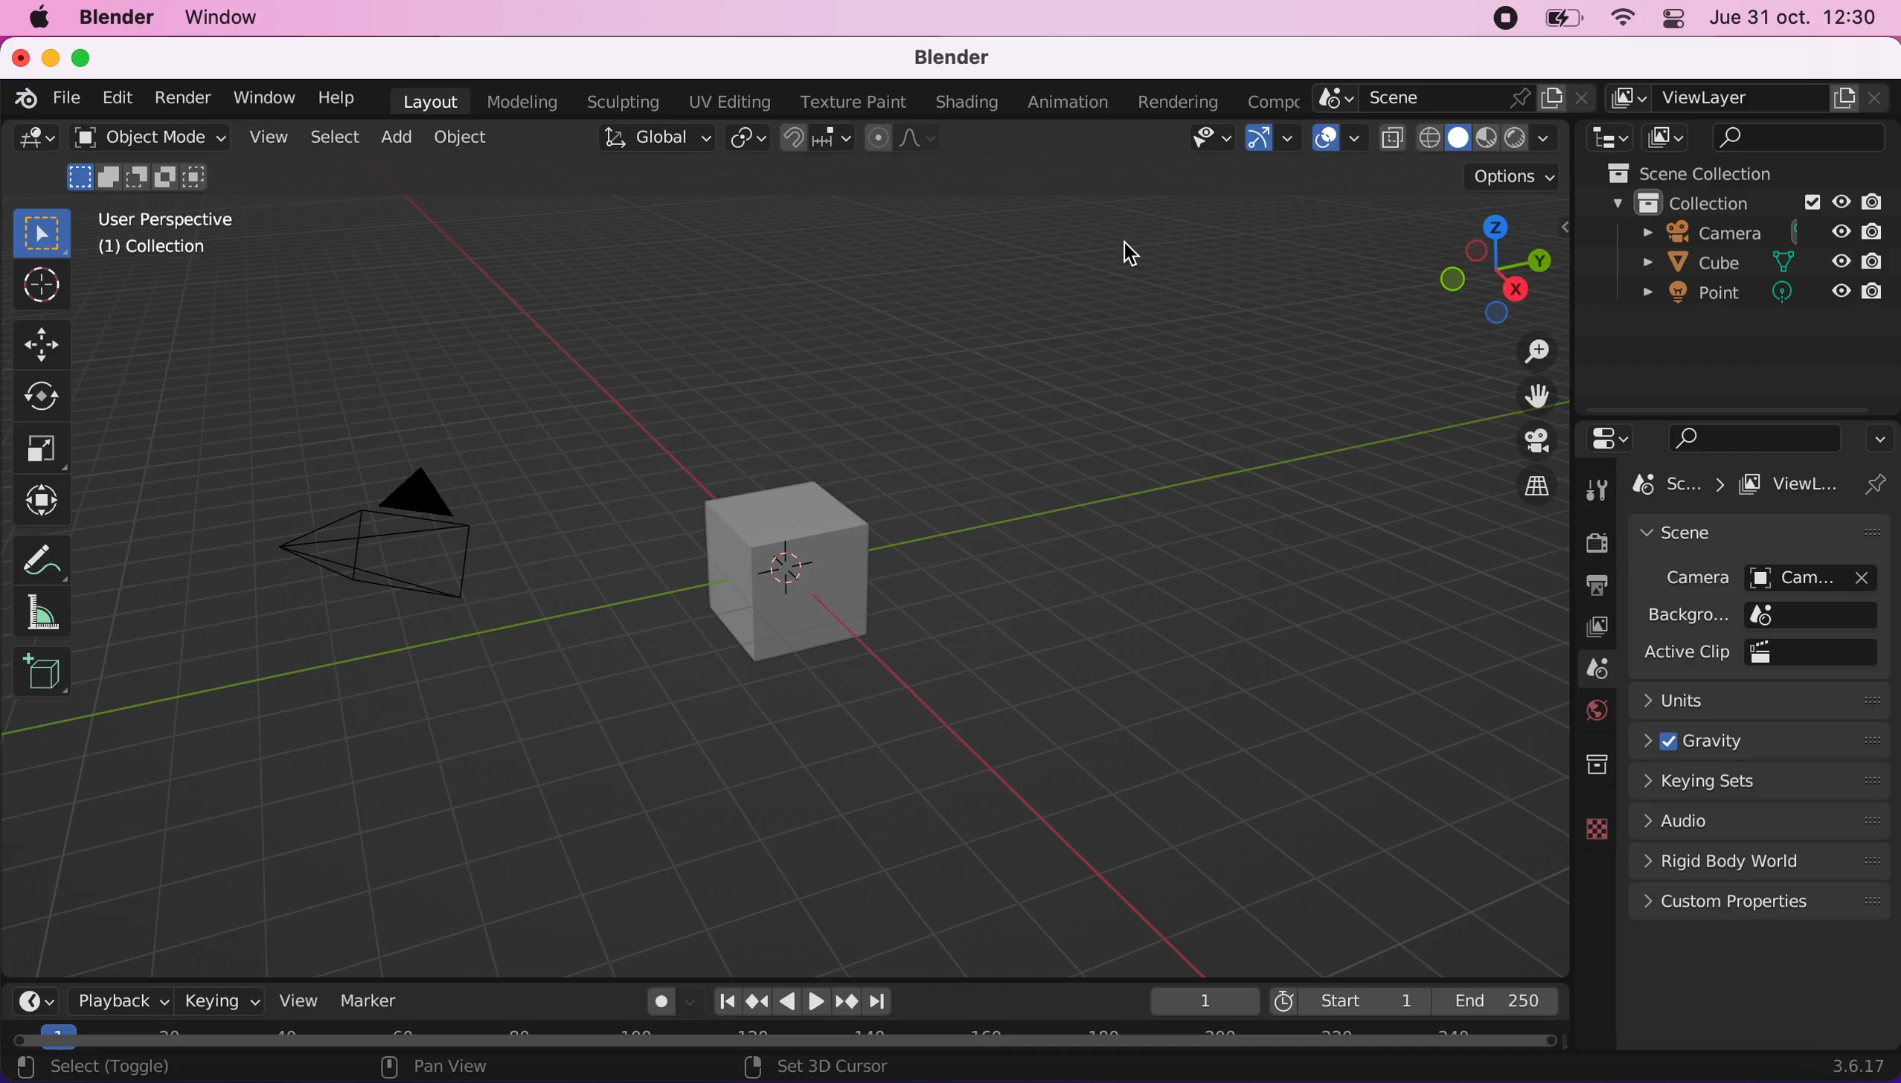 This screenshot has width=1901, height=1083. Describe the element at coordinates (1594, 760) in the screenshot. I see `collection` at that location.